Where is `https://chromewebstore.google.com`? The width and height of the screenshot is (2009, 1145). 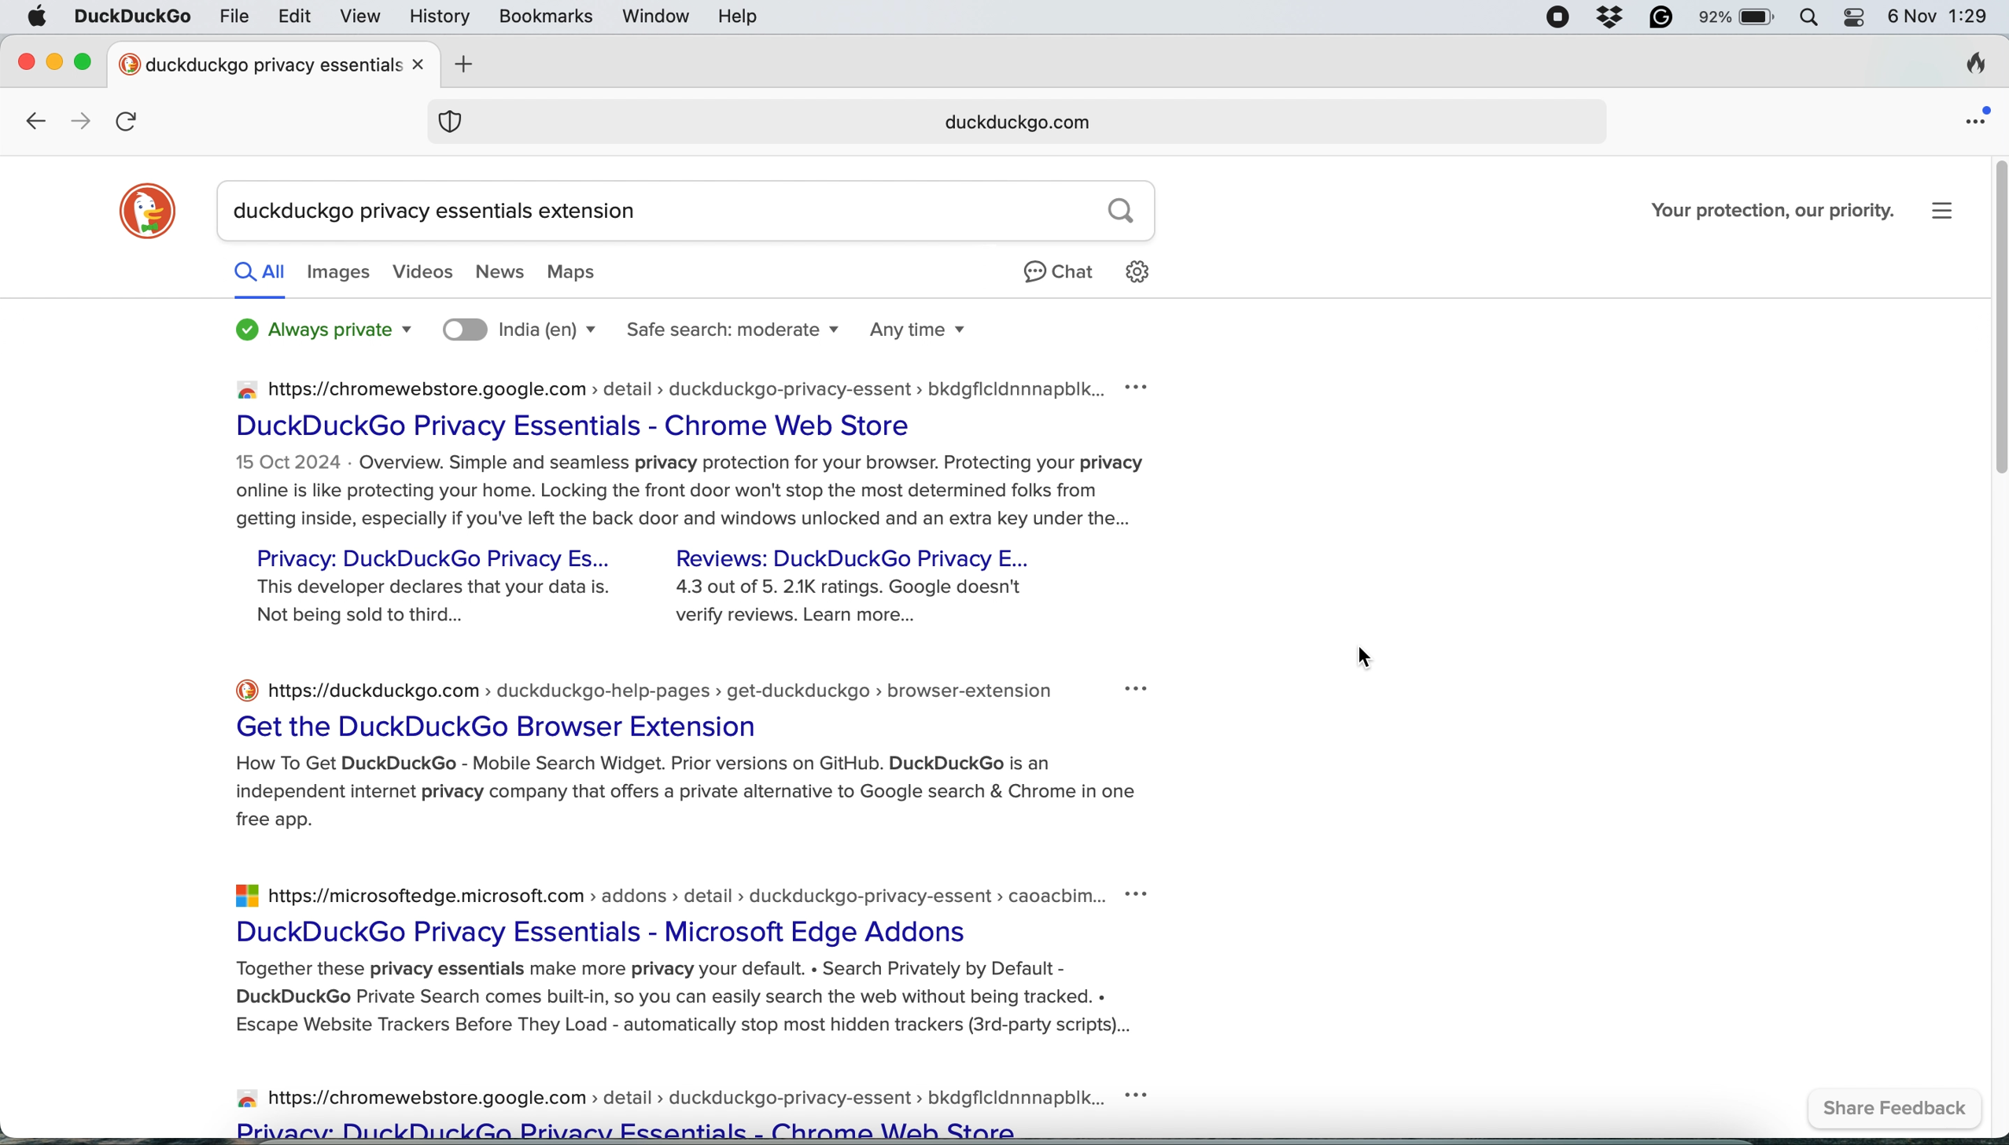 https://chromewebstore.google.com is located at coordinates (686, 1099).